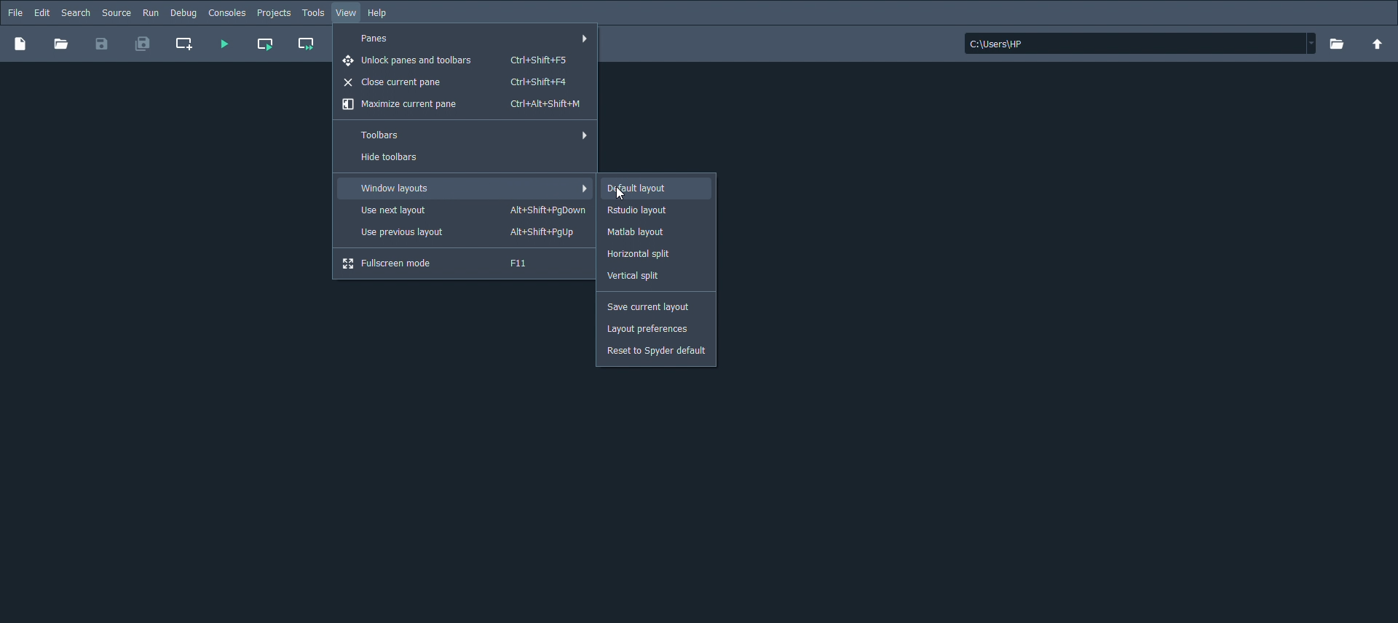 The image size is (1398, 623). I want to click on Horizontal split, so click(640, 255).